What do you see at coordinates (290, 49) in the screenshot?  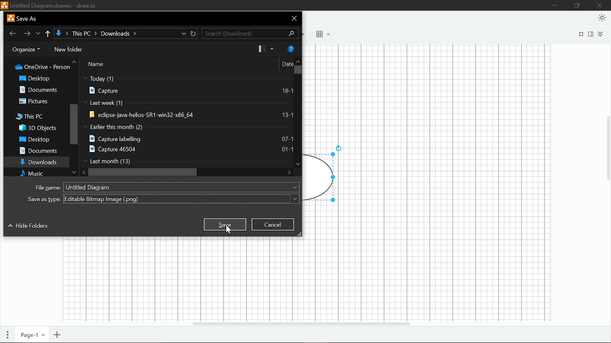 I see `Help` at bounding box center [290, 49].